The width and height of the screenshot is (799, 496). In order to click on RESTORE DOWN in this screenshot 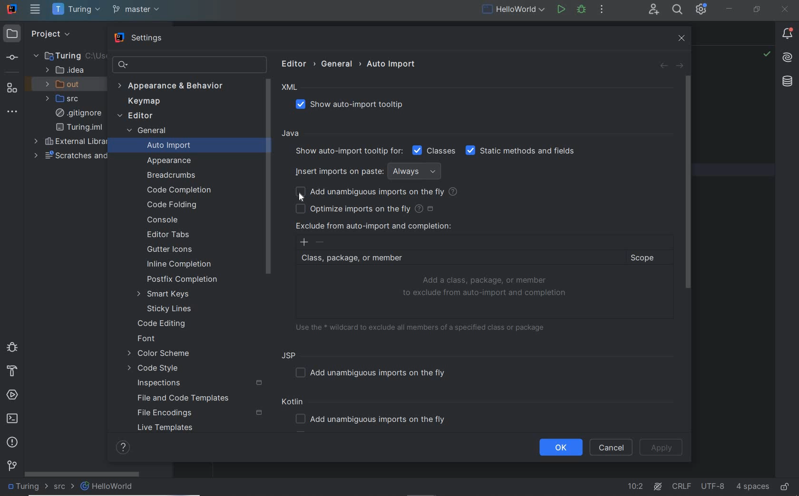, I will do `click(757, 10)`.